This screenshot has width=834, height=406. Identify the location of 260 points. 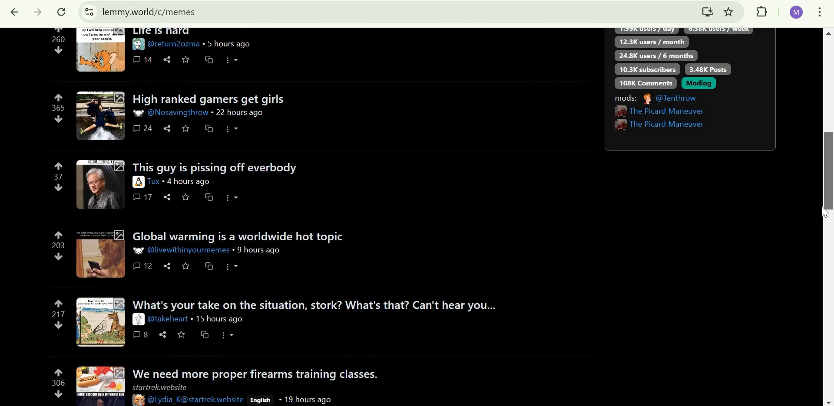
(58, 39).